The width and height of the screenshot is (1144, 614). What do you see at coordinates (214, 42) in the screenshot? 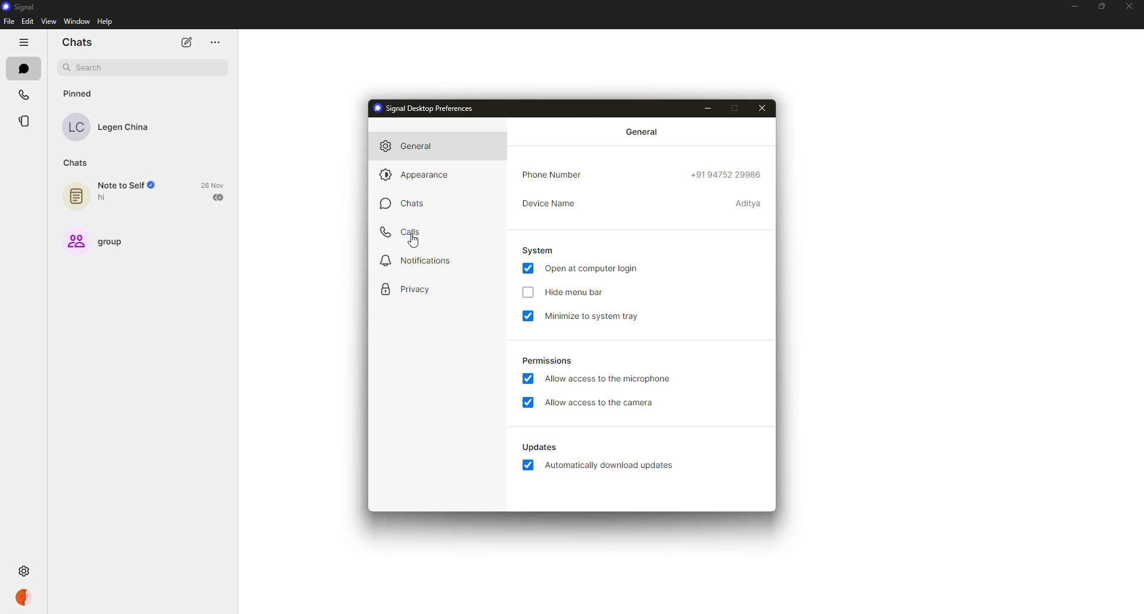
I see `more` at bounding box center [214, 42].